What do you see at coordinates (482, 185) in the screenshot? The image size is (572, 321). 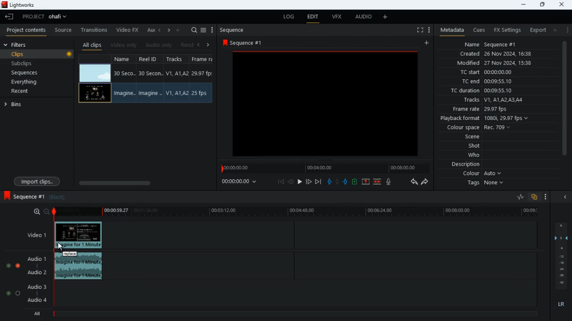 I see `tags` at bounding box center [482, 185].